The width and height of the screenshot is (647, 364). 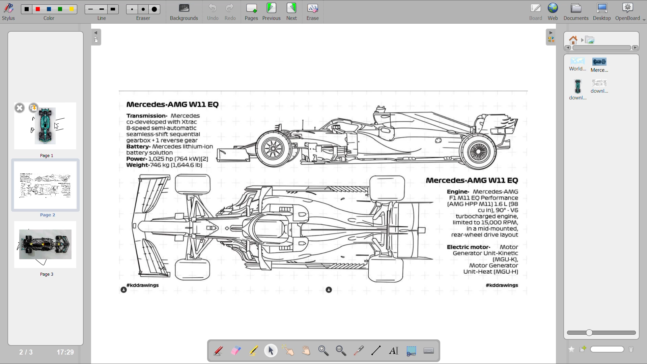 What do you see at coordinates (71, 8) in the screenshot?
I see `color 5` at bounding box center [71, 8].